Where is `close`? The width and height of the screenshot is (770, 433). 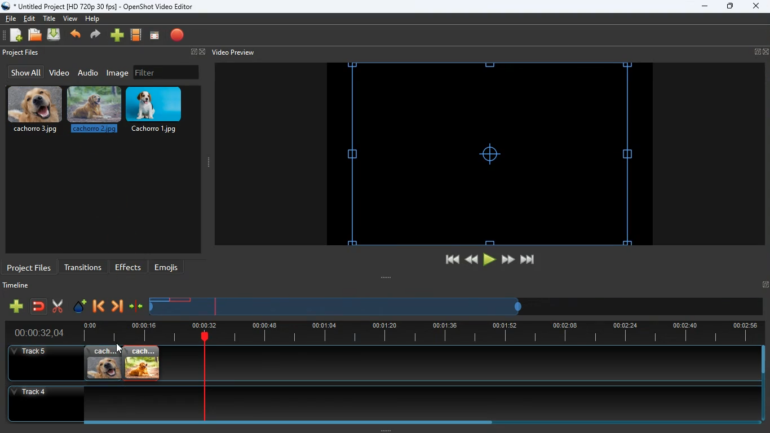 close is located at coordinates (755, 7).